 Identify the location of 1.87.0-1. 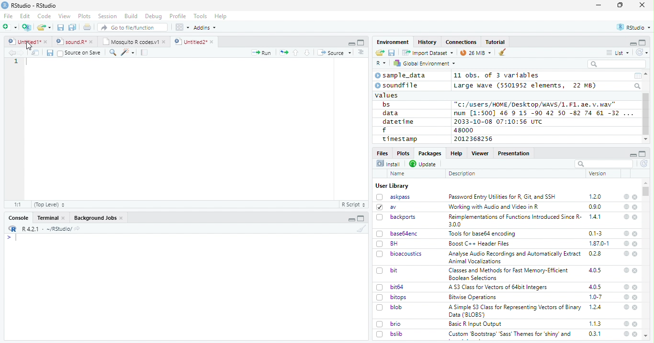
(599, 244).